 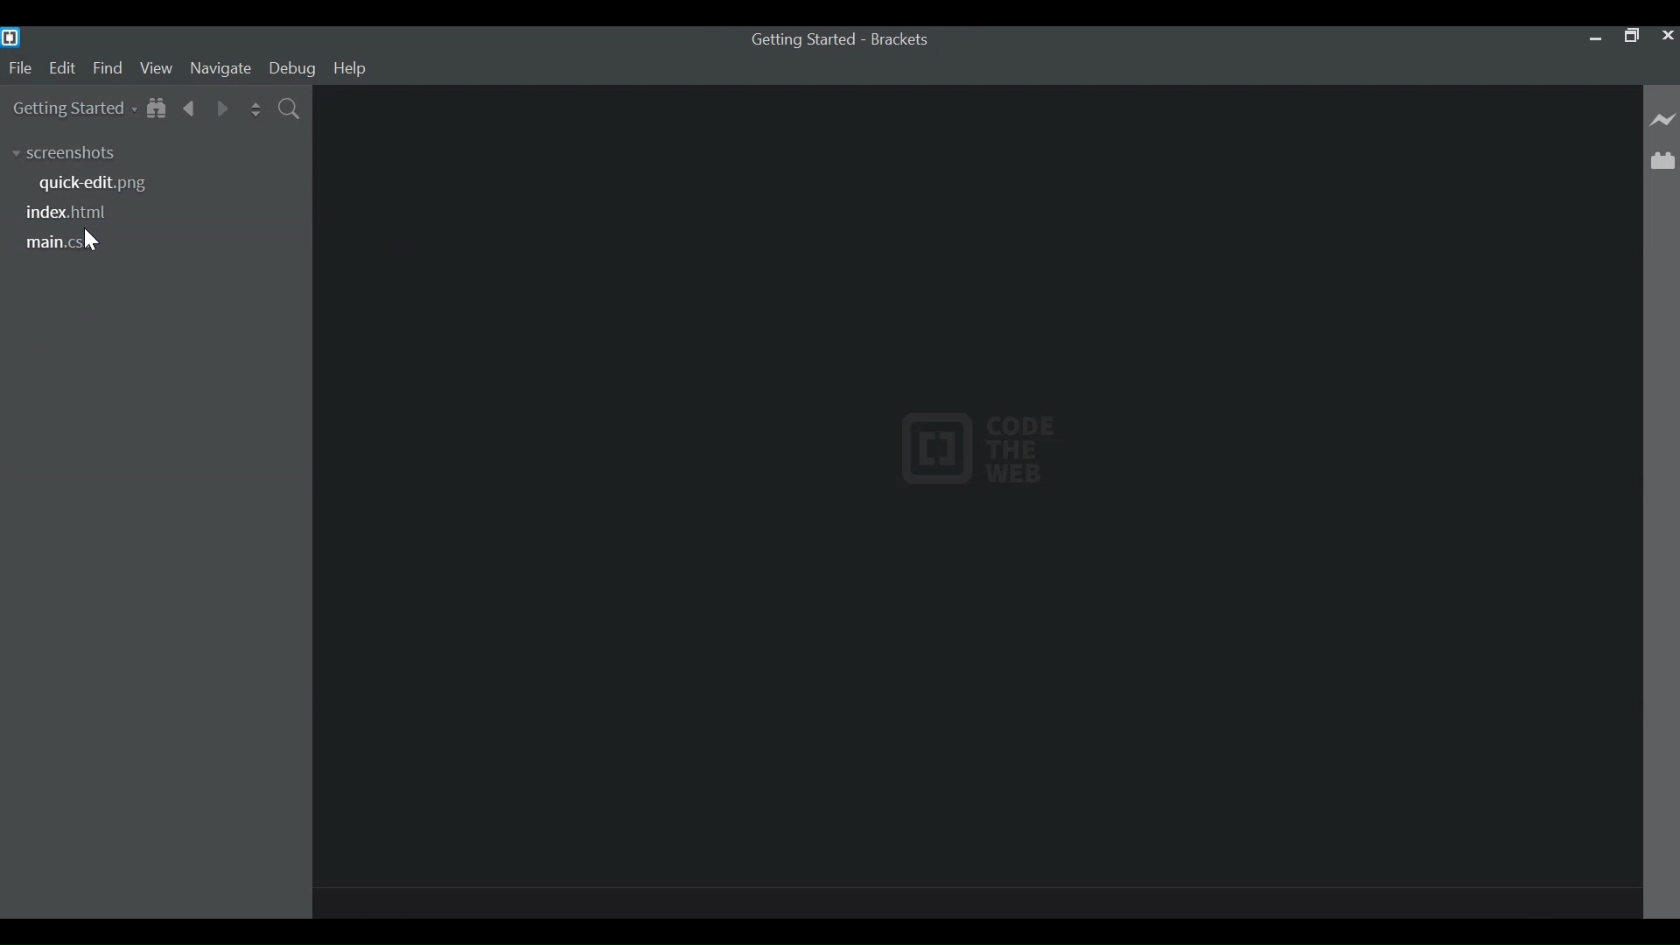 I want to click on Close, so click(x=1666, y=36).